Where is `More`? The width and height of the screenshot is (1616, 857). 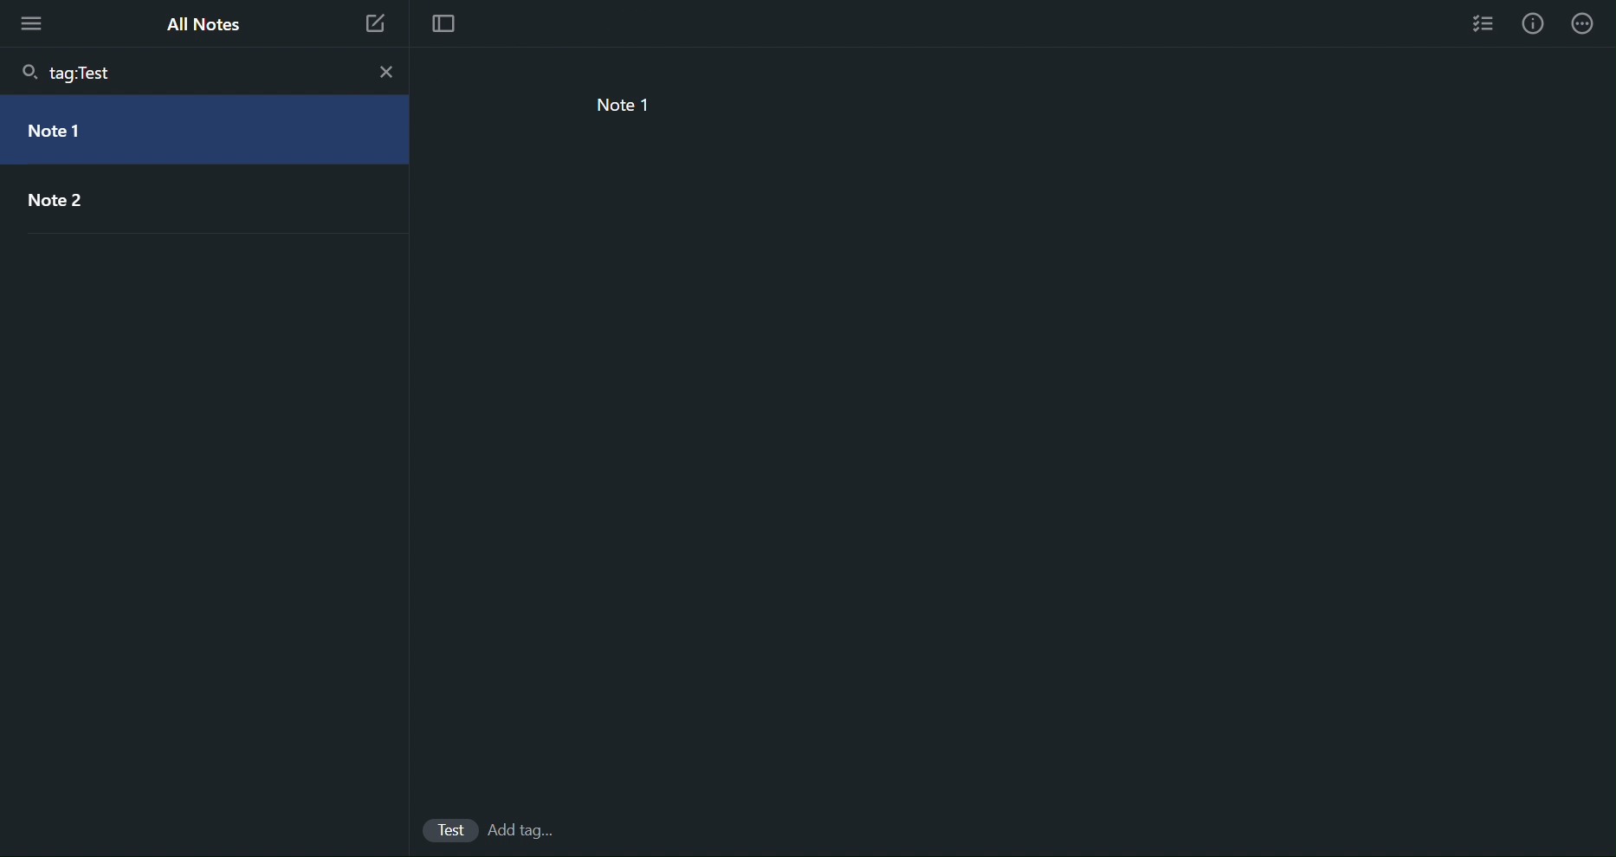
More is located at coordinates (1590, 23).